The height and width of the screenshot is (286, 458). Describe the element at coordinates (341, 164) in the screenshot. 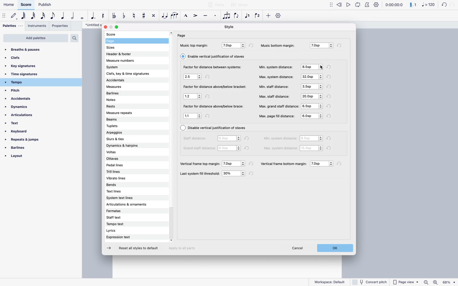

I see `refresh` at that location.